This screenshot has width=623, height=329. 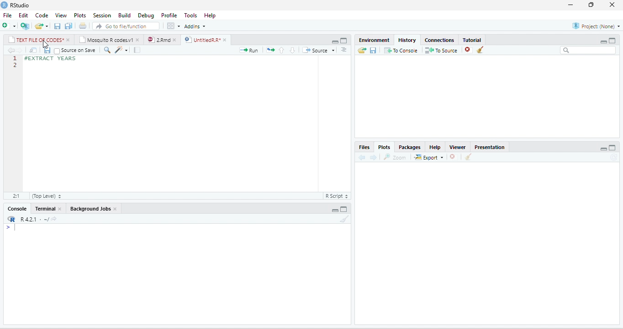 I want to click on 2:1, so click(x=16, y=196).